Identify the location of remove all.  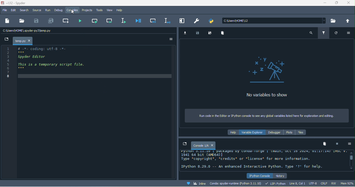
(325, 145).